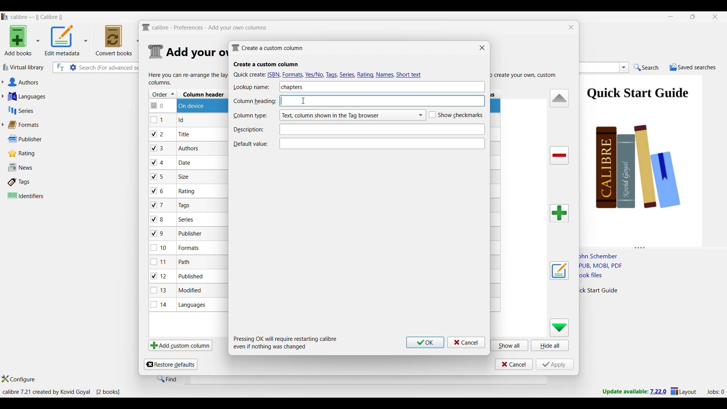 The height and width of the screenshot is (409, 727). Describe the element at coordinates (158, 120) in the screenshot. I see `checkbox - 1` at that location.